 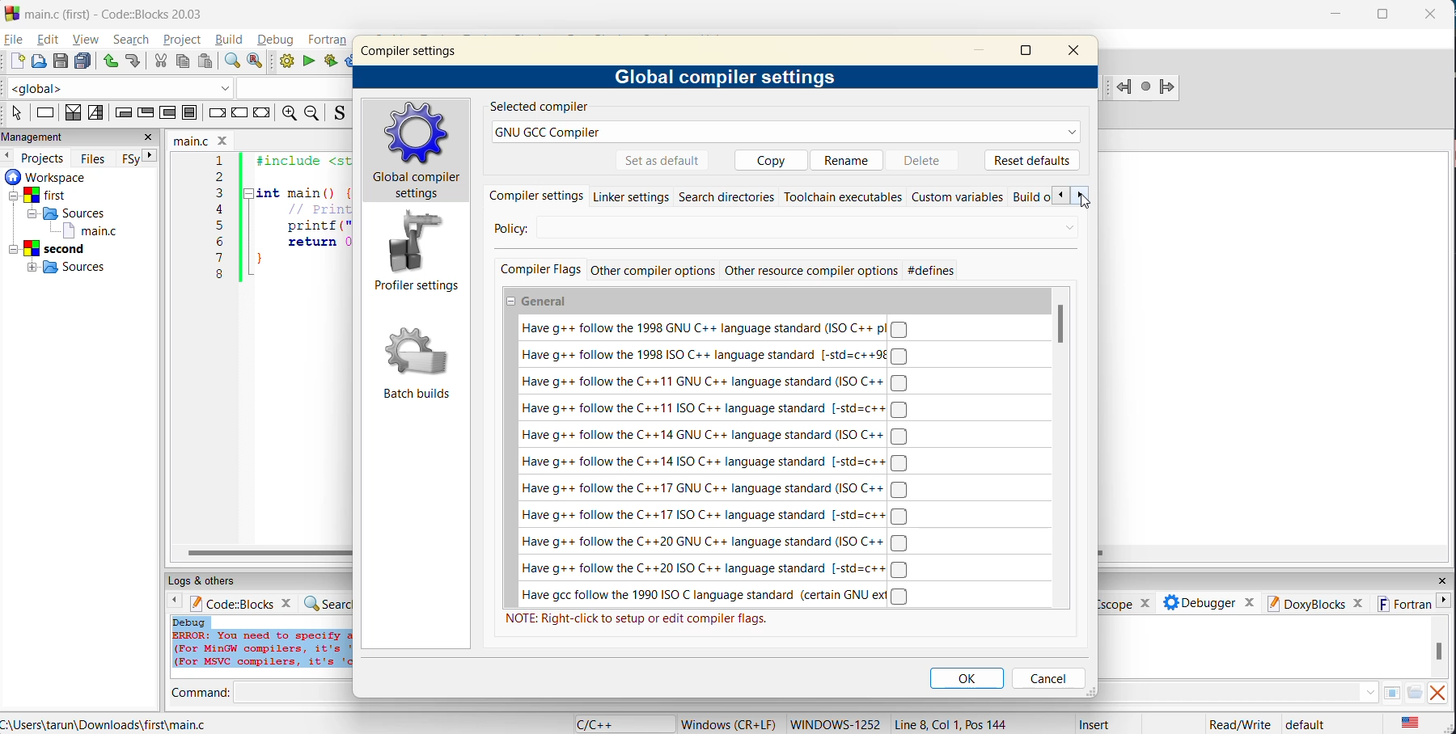 I want to click on selection, so click(x=95, y=113).